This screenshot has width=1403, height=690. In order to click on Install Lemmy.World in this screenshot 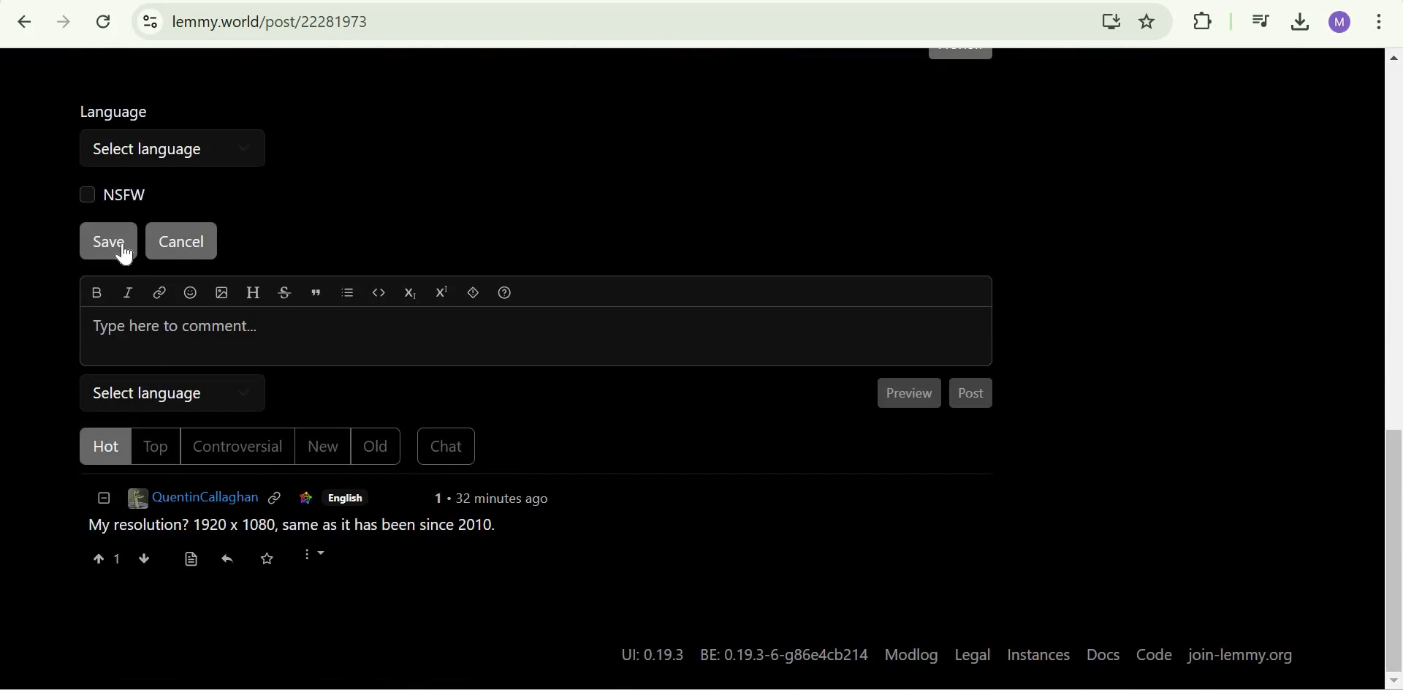, I will do `click(1112, 20)`.